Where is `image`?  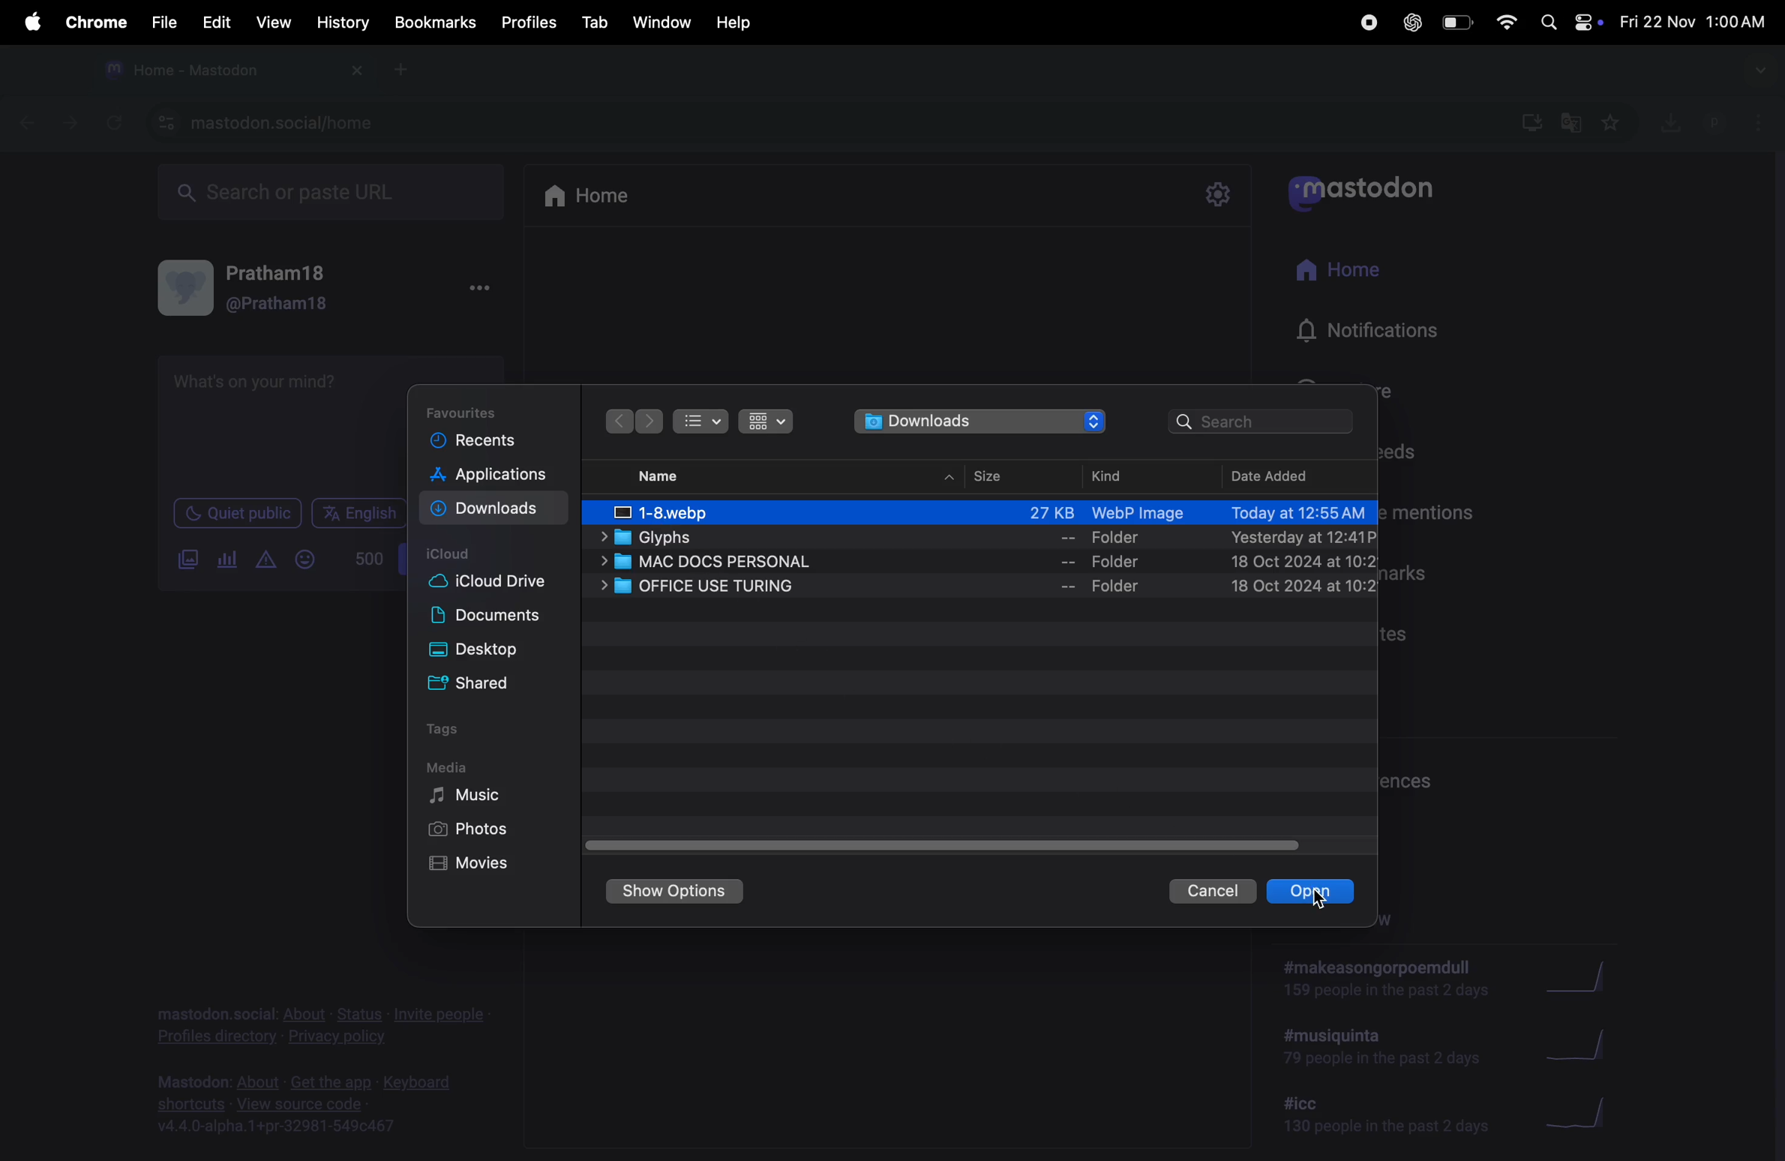 image is located at coordinates (992, 512).